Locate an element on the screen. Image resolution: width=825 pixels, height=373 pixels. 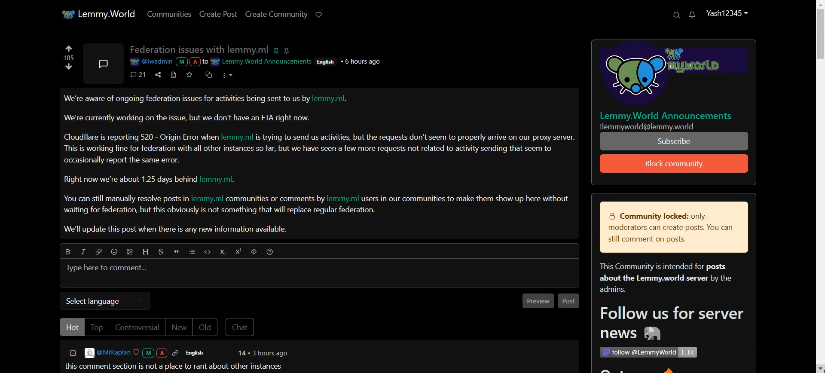
You can still manually resolve posts in is located at coordinates (125, 199).